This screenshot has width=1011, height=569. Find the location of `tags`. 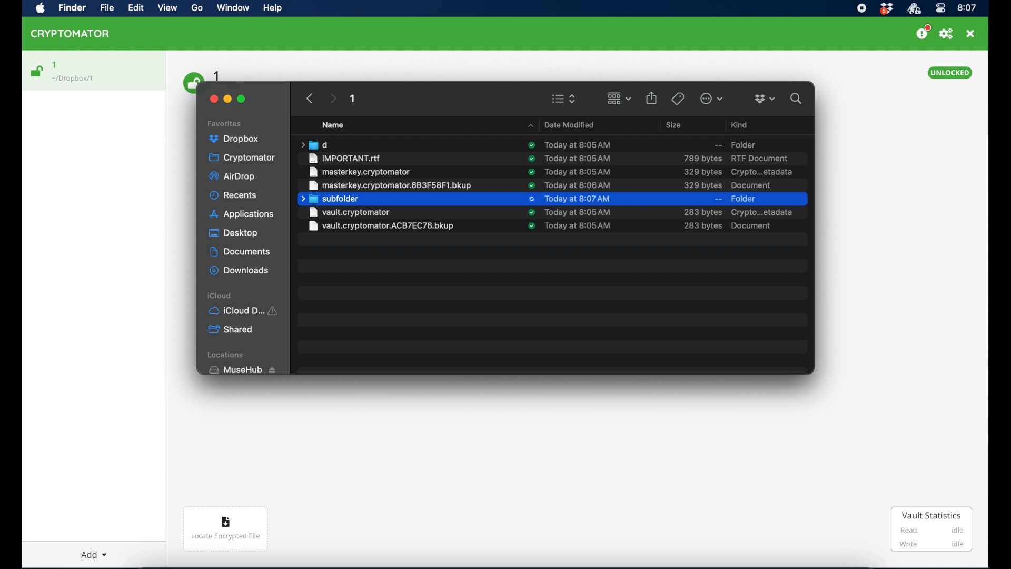

tags is located at coordinates (677, 98).